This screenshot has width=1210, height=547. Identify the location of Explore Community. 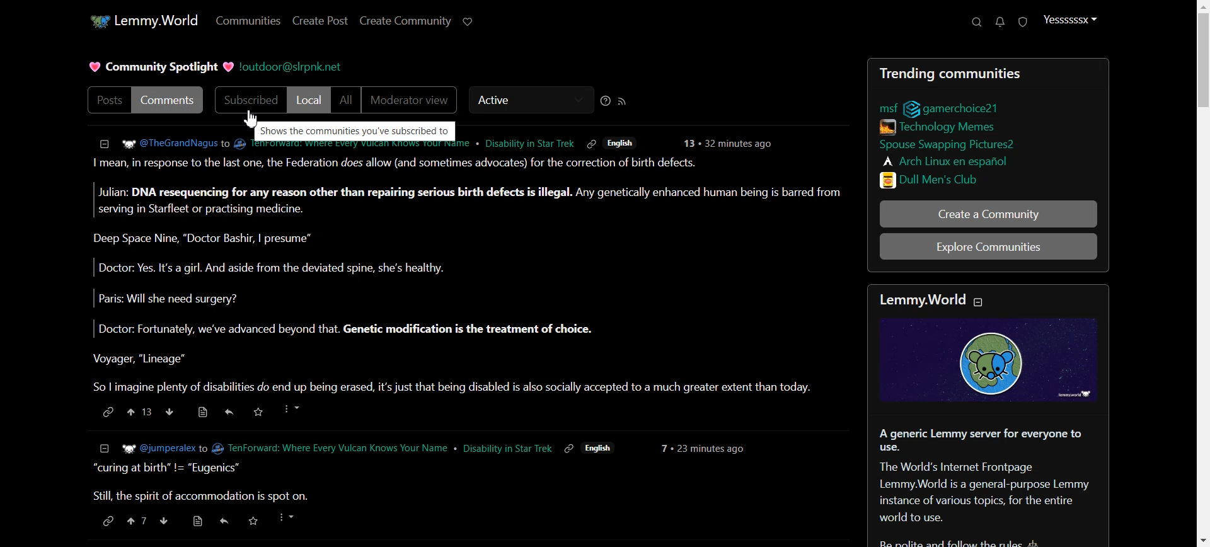
(988, 246).